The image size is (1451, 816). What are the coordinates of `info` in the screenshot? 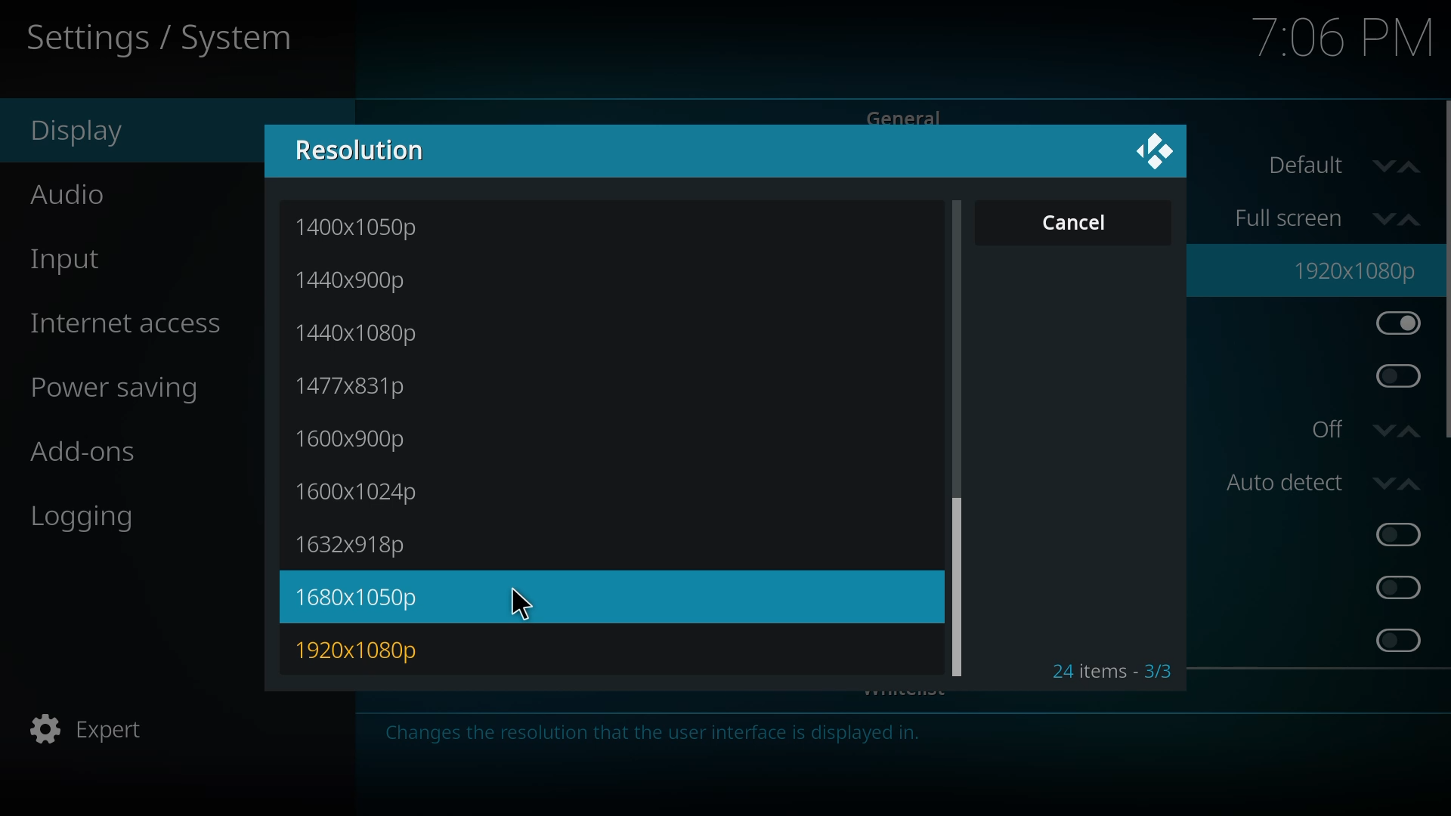 It's located at (657, 733).